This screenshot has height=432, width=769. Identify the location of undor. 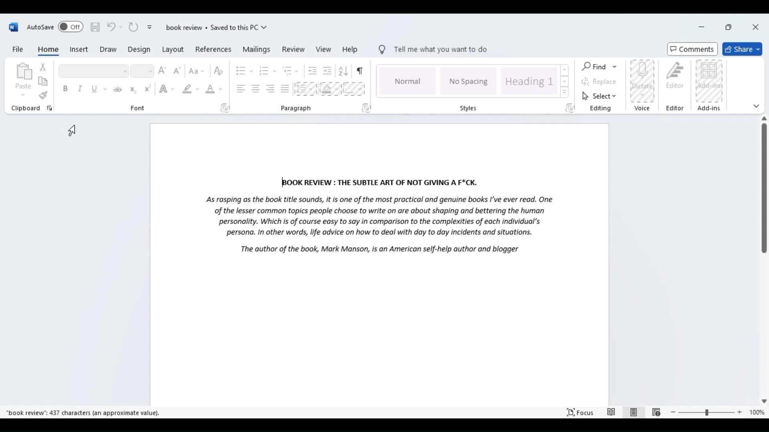
(112, 28).